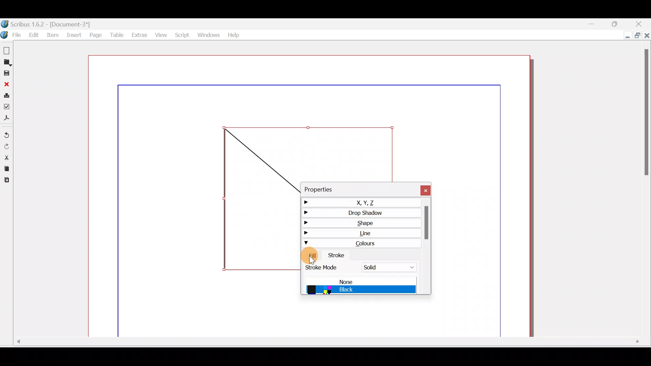 This screenshot has height=366, width=651. What do you see at coordinates (138, 34) in the screenshot?
I see `Extras` at bounding box center [138, 34].